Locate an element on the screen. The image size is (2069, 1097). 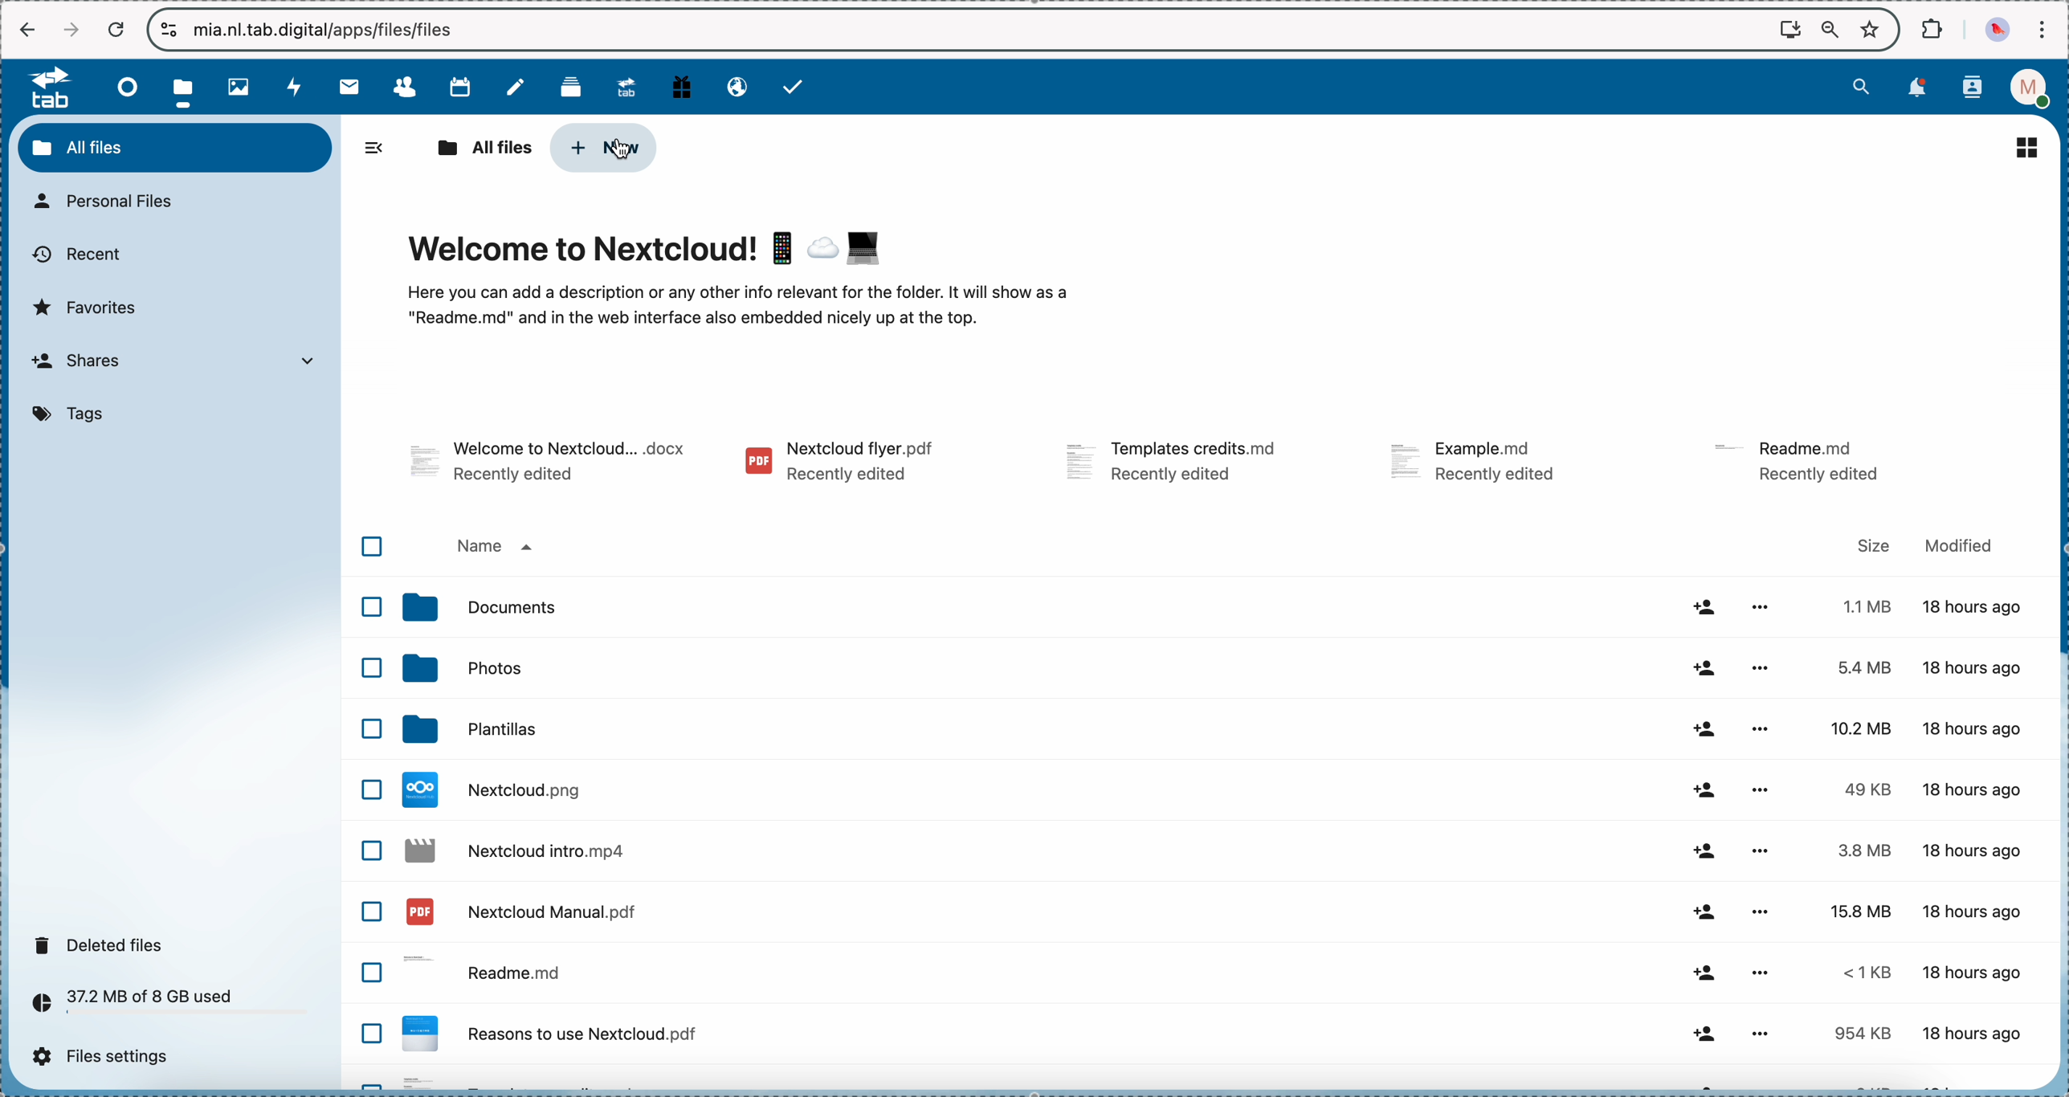
file is located at coordinates (550, 464).